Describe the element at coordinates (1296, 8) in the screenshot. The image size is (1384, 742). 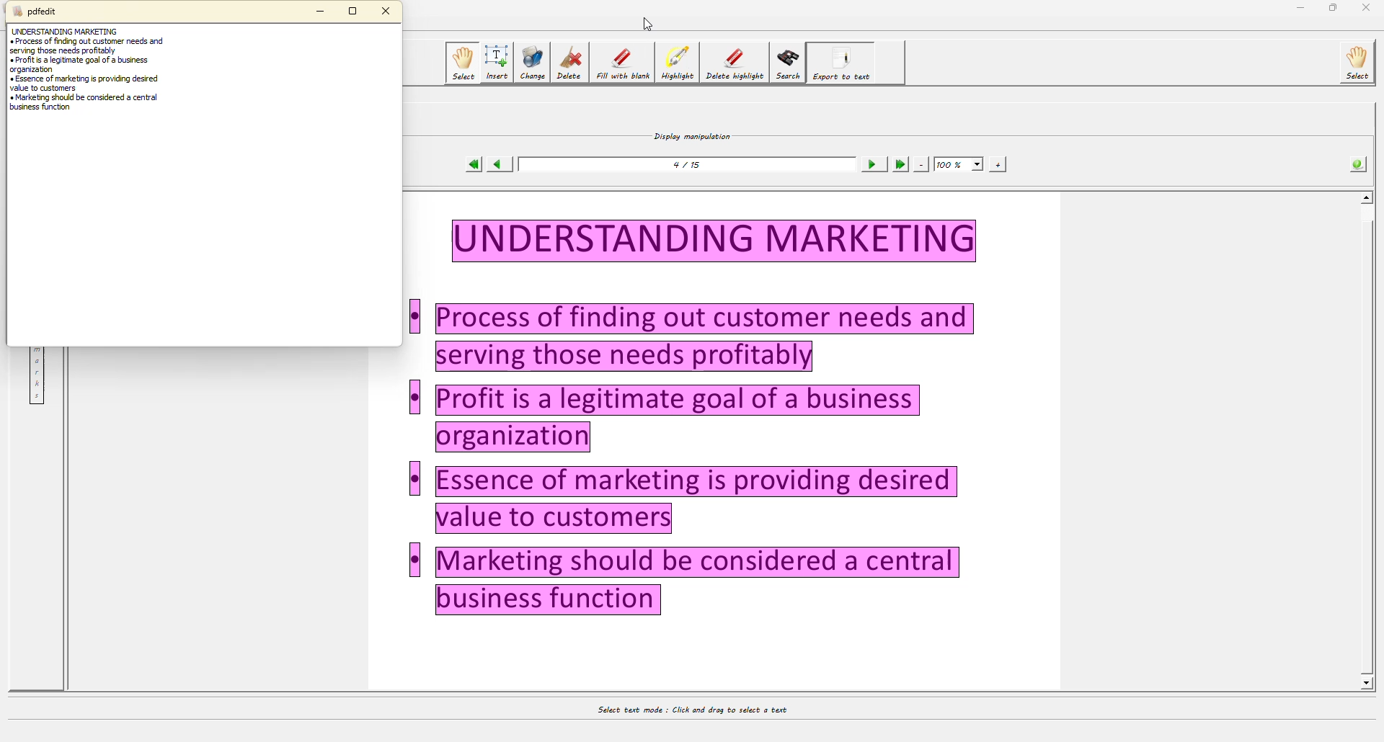
I see `minimize` at that location.